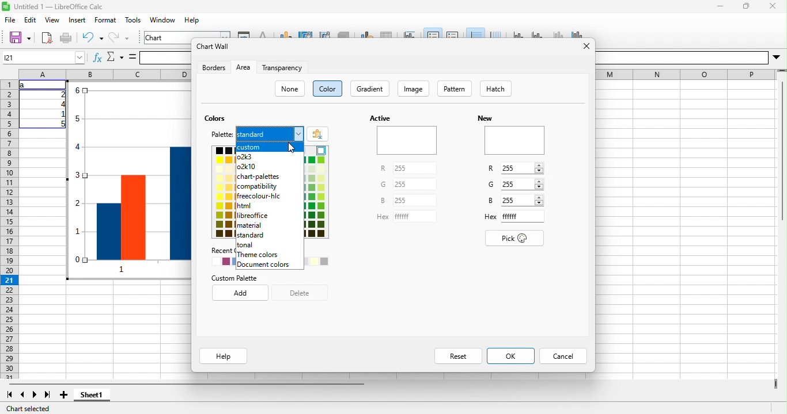  What do you see at coordinates (415, 216) in the screenshot?
I see `Input for Hex` at bounding box center [415, 216].